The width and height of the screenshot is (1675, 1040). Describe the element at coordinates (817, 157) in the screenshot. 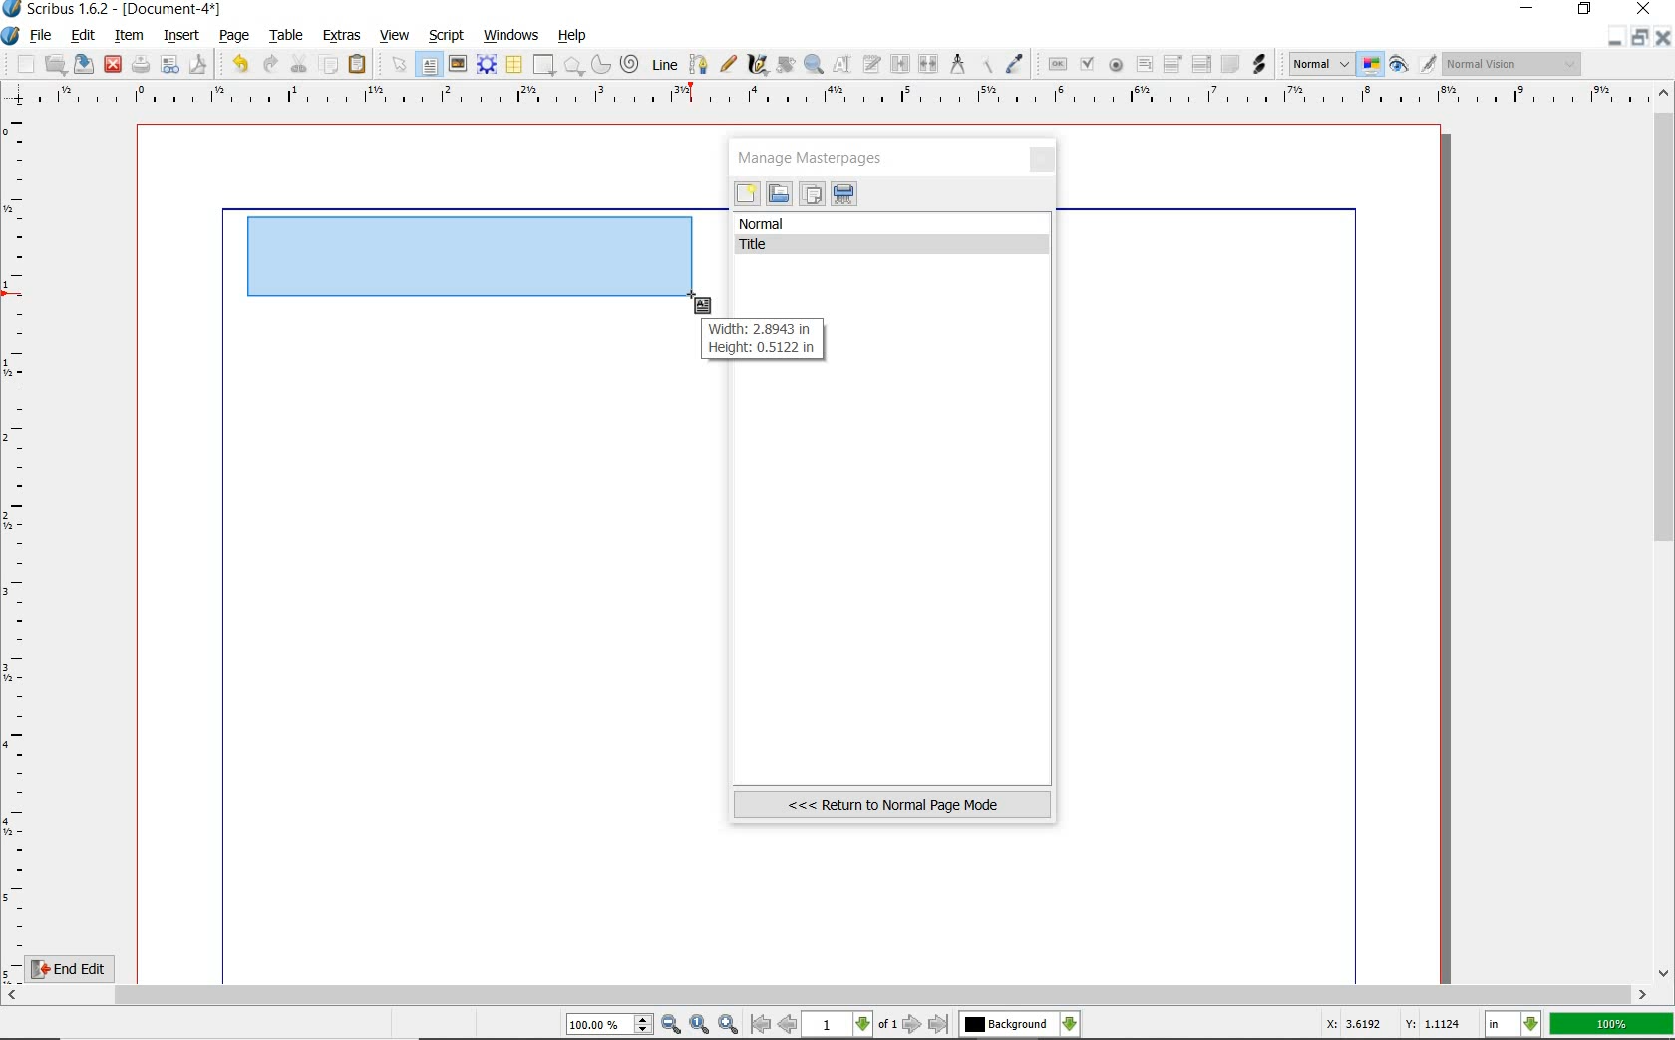

I see `manage masterpages` at that location.